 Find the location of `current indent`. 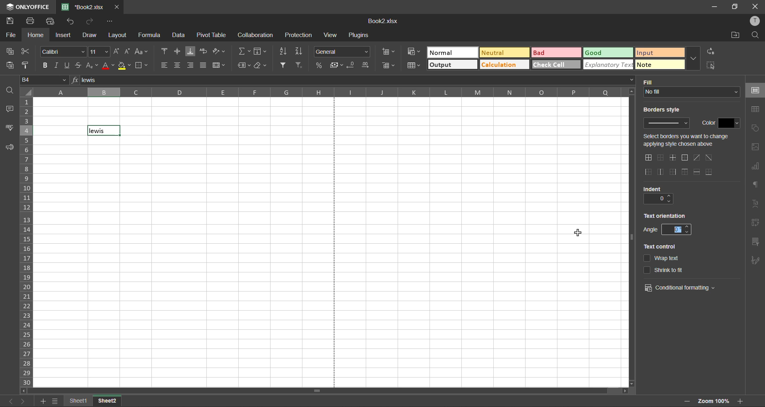

current indent is located at coordinates (654, 199).